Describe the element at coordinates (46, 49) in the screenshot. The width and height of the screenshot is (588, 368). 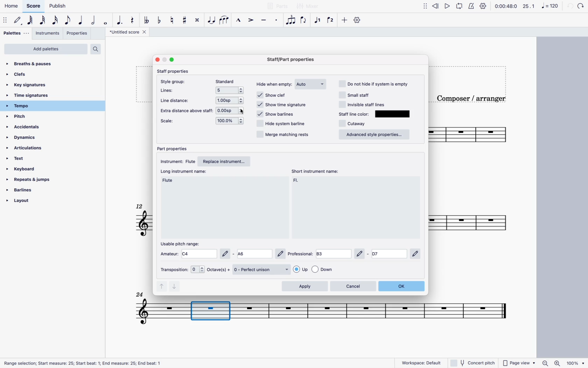
I see `add palettes` at that location.